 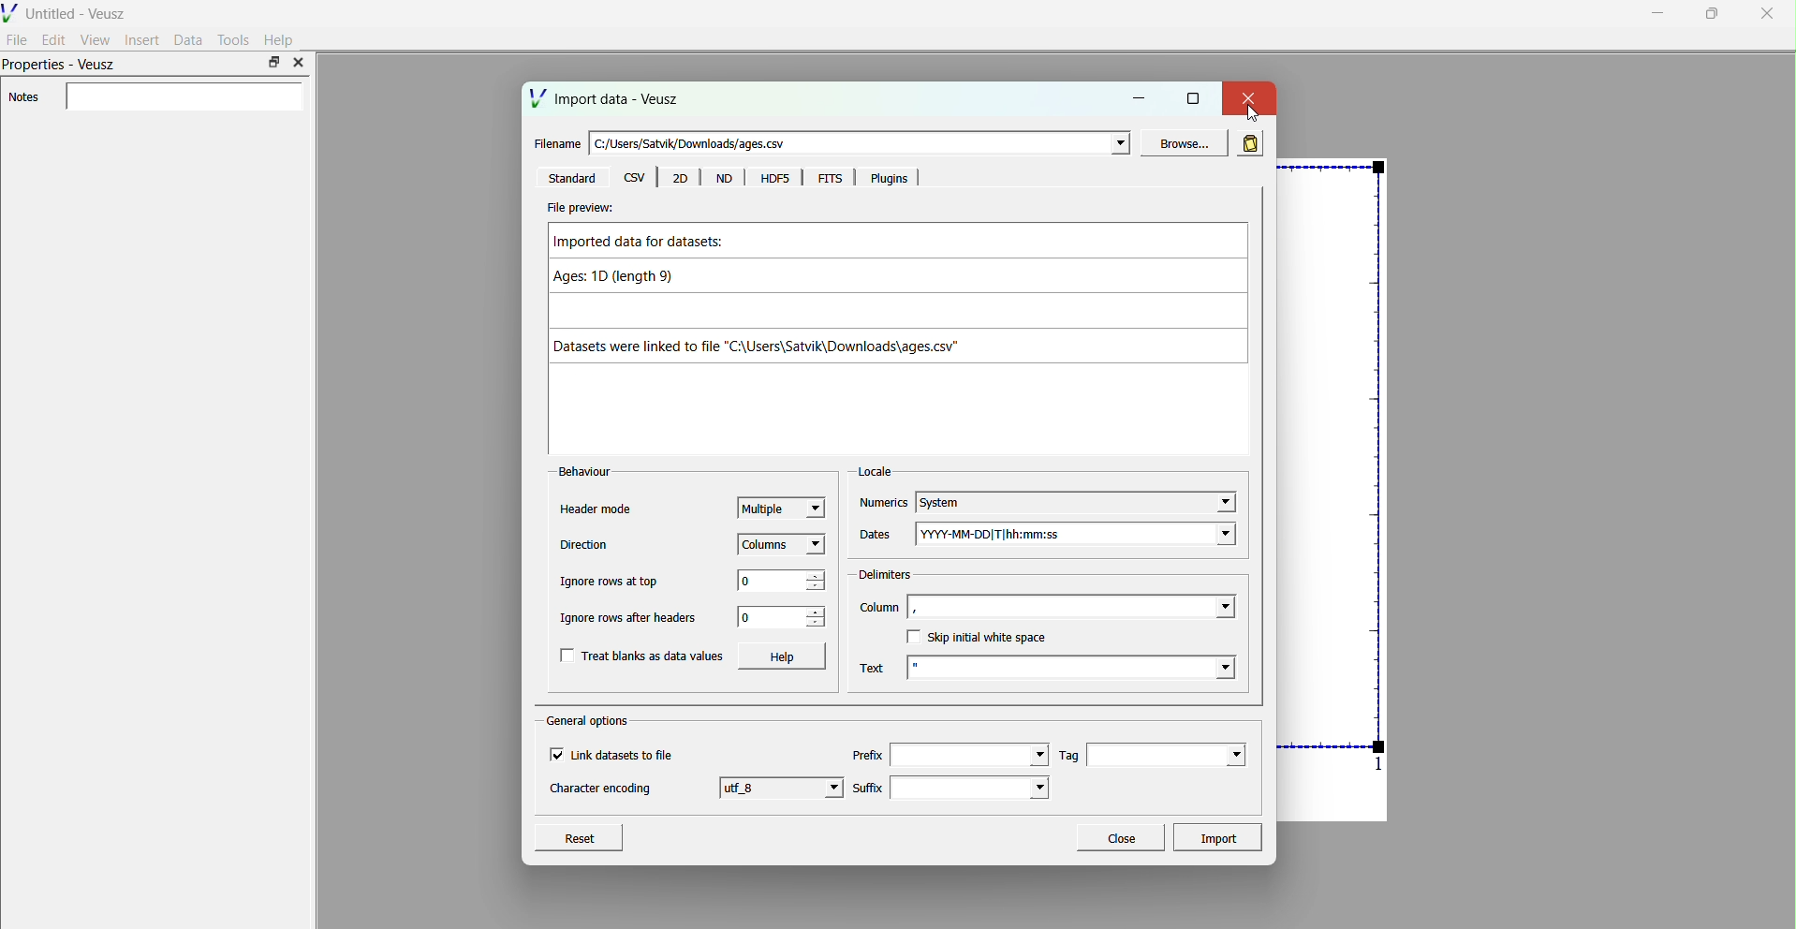 What do you see at coordinates (601, 789) in the screenshot?
I see `Character encoding` at bounding box center [601, 789].